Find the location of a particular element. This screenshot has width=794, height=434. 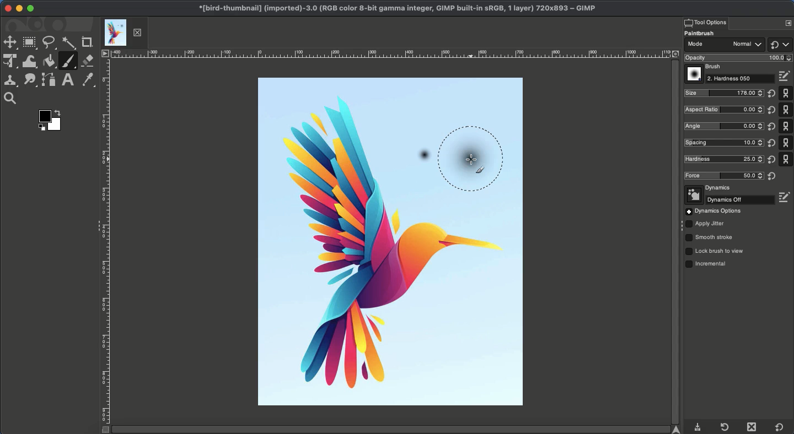

Default is located at coordinates (780, 44).